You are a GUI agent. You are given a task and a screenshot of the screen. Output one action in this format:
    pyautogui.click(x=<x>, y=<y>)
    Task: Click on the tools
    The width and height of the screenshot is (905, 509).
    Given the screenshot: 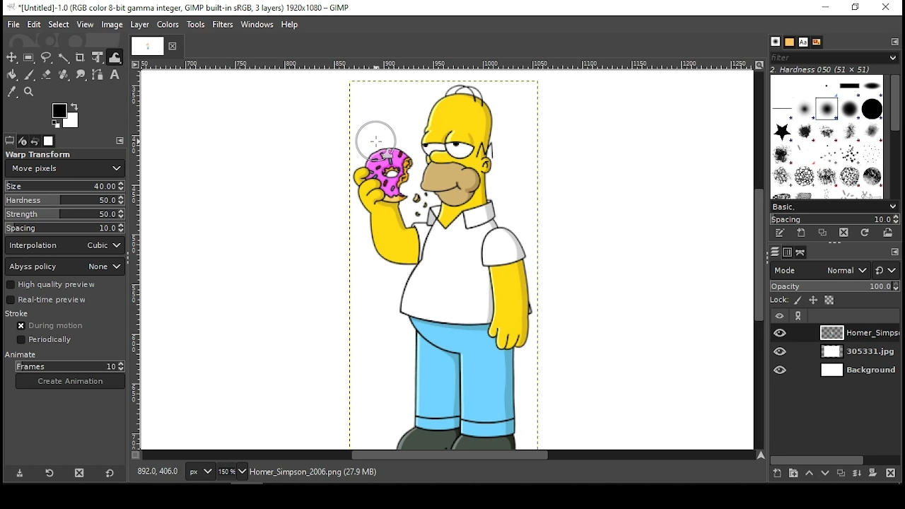 What is the action you would take?
    pyautogui.click(x=197, y=24)
    